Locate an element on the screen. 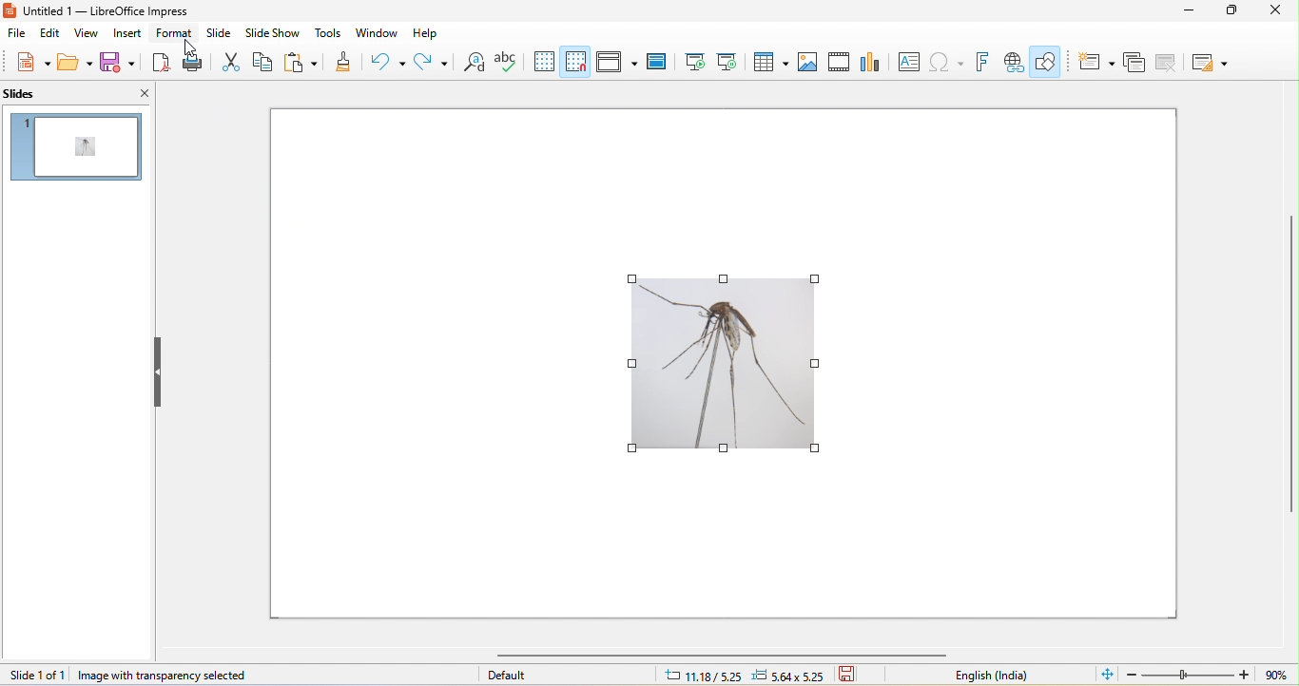 The image size is (1299, 686). image is located at coordinates (724, 365).